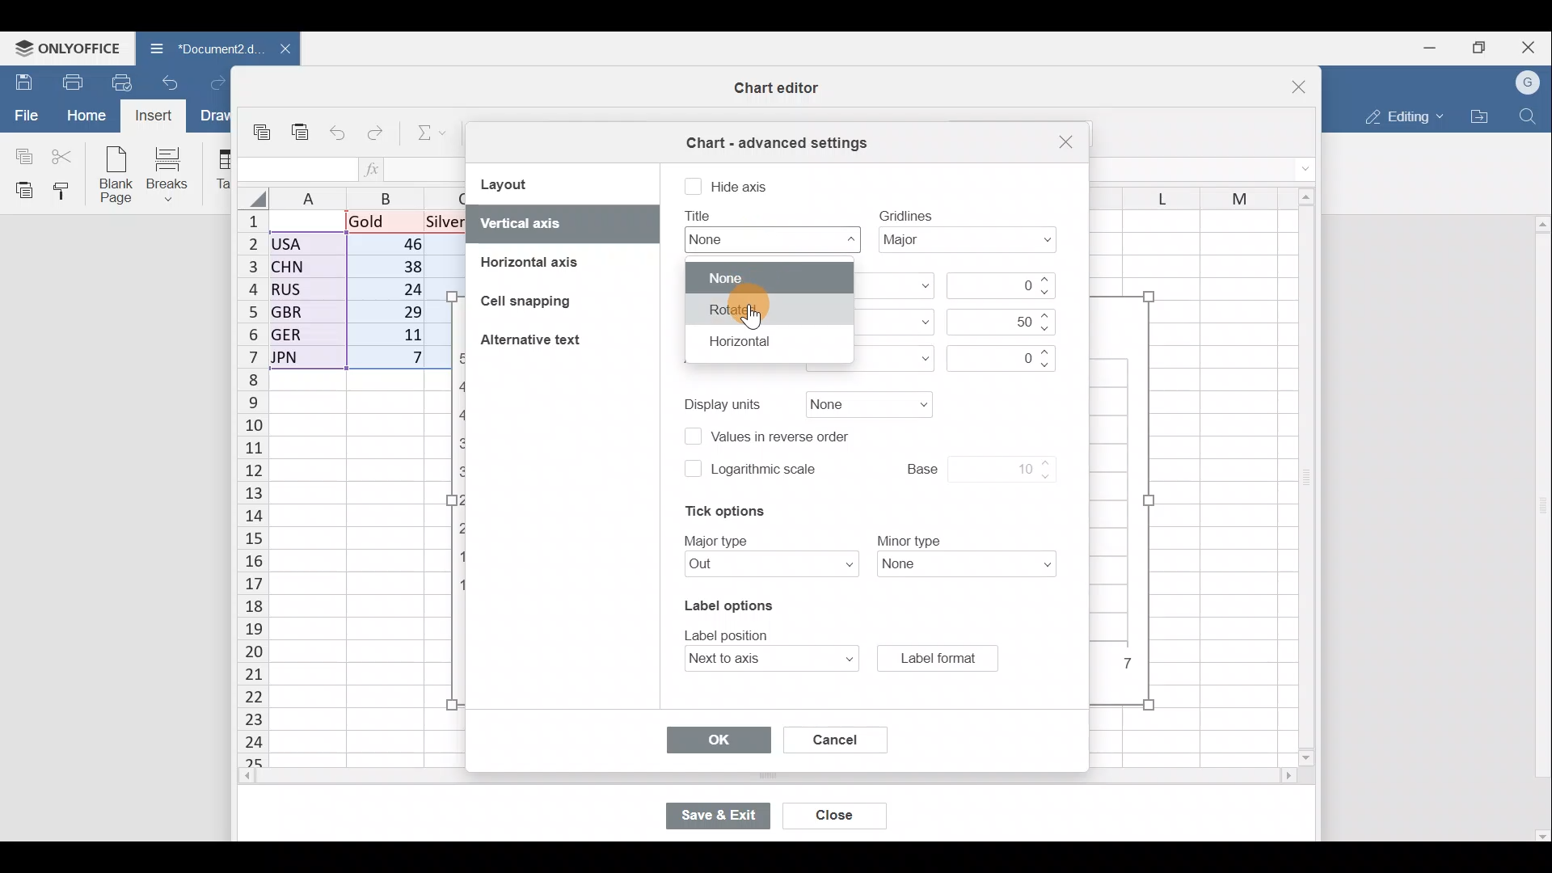 This screenshot has height=873, width=1552. Describe the element at coordinates (1183, 192) in the screenshot. I see `Columns` at that location.